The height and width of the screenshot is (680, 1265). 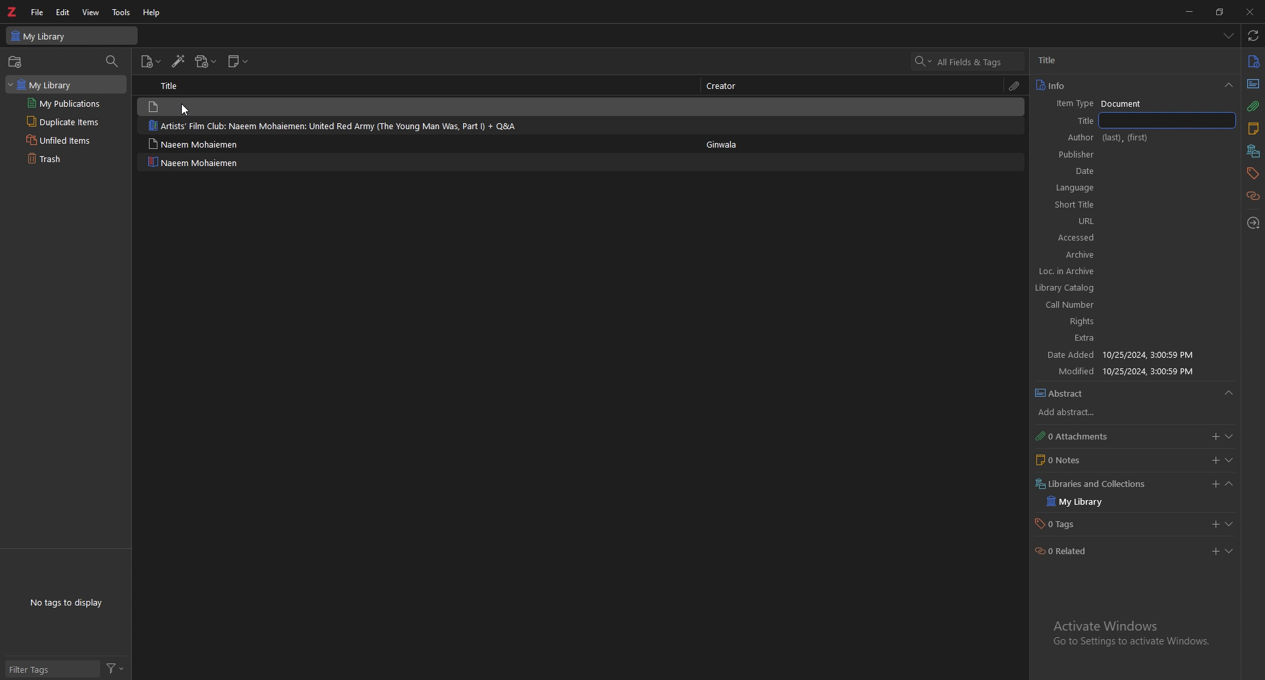 I want to click on author, so click(x=1096, y=138).